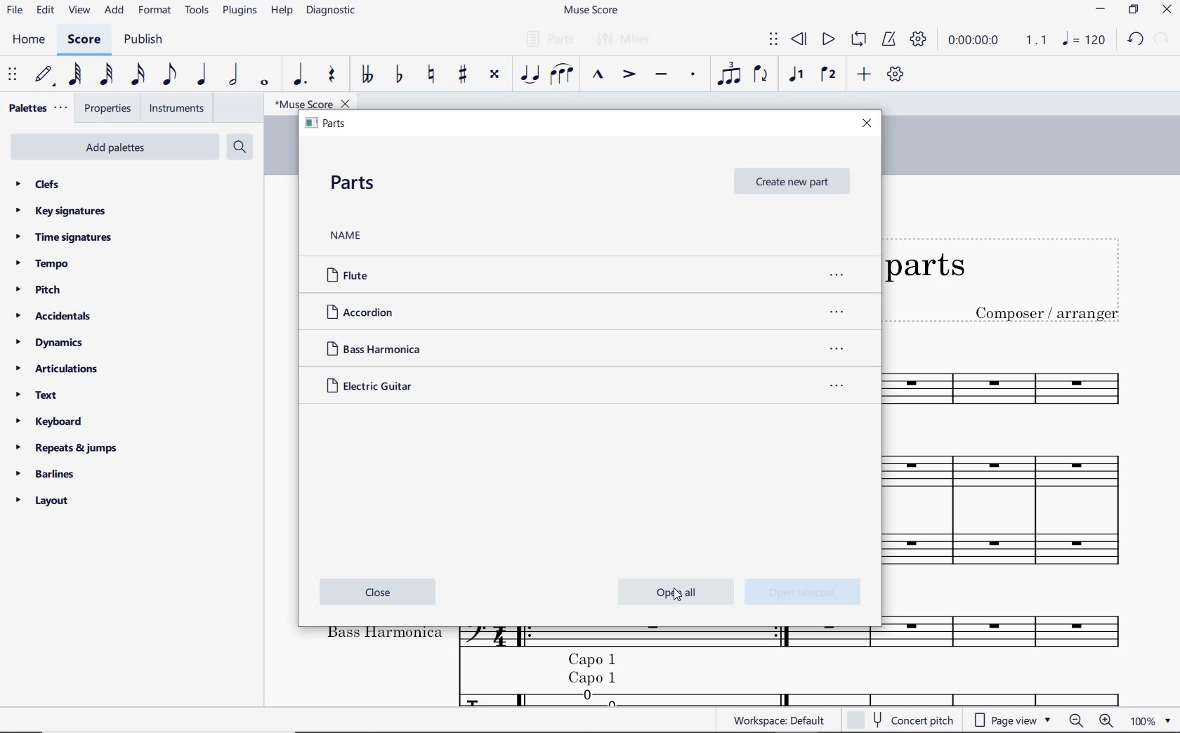 This screenshot has height=733, width=1180. Describe the element at coordinates (774, 41) in the screenshot. I see `select to move` at that location.